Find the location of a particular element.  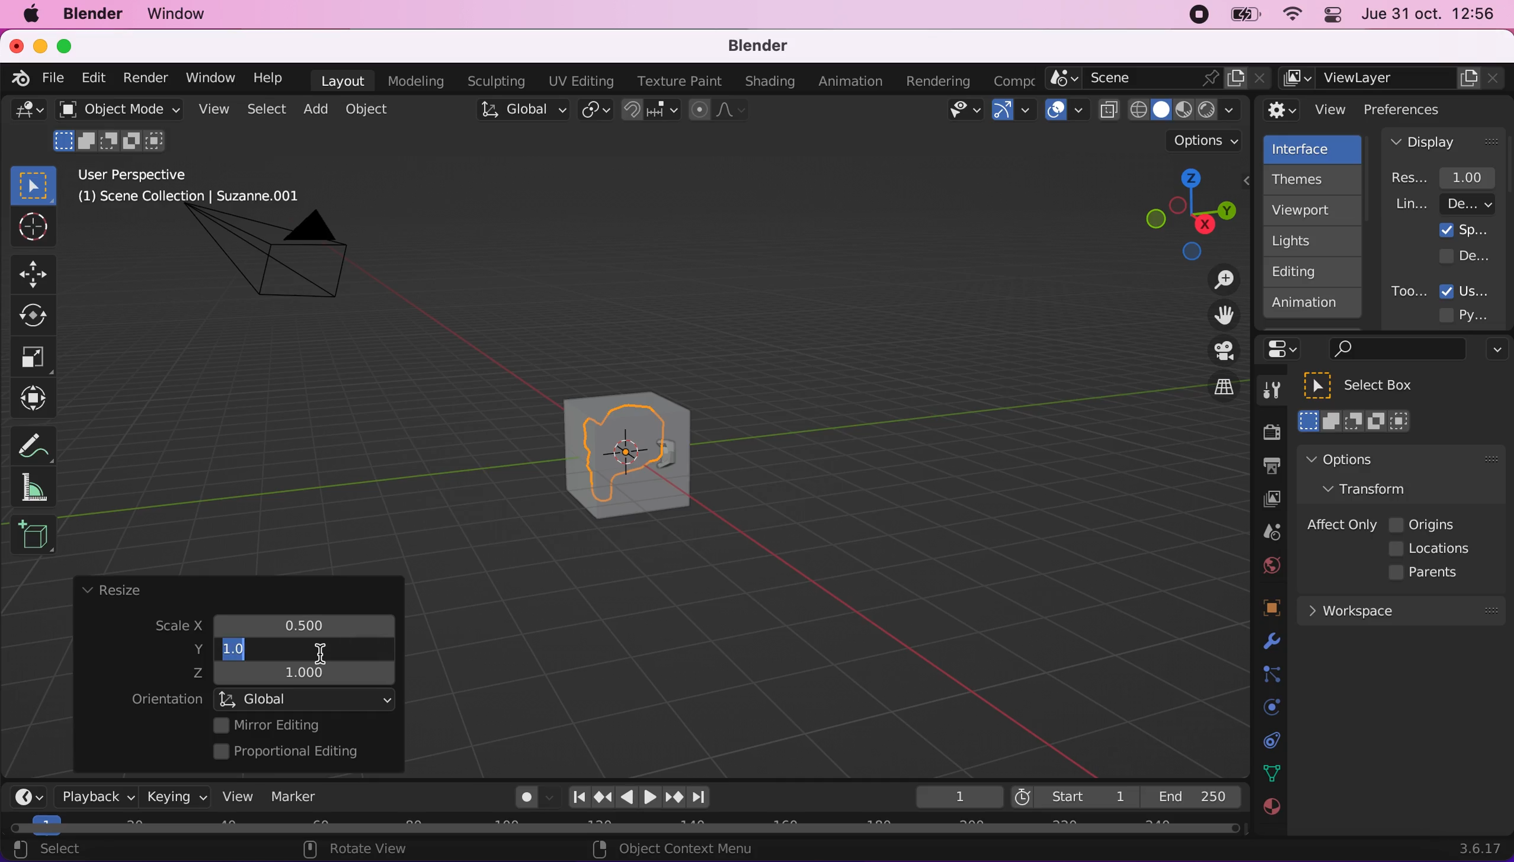

interface is located at coordinates (1314, 147).